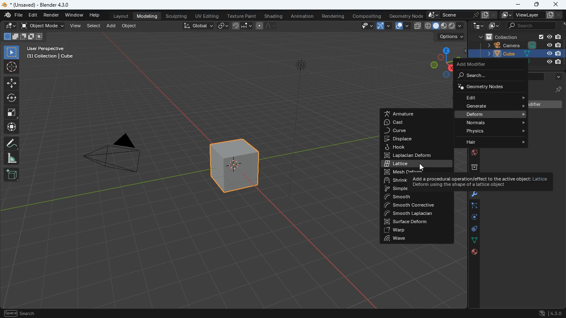 The image size is (566, 318). What do you see at coordinates (241, 15) in the screenshot?
I see `texture paint` at bounding box center [241, 15].